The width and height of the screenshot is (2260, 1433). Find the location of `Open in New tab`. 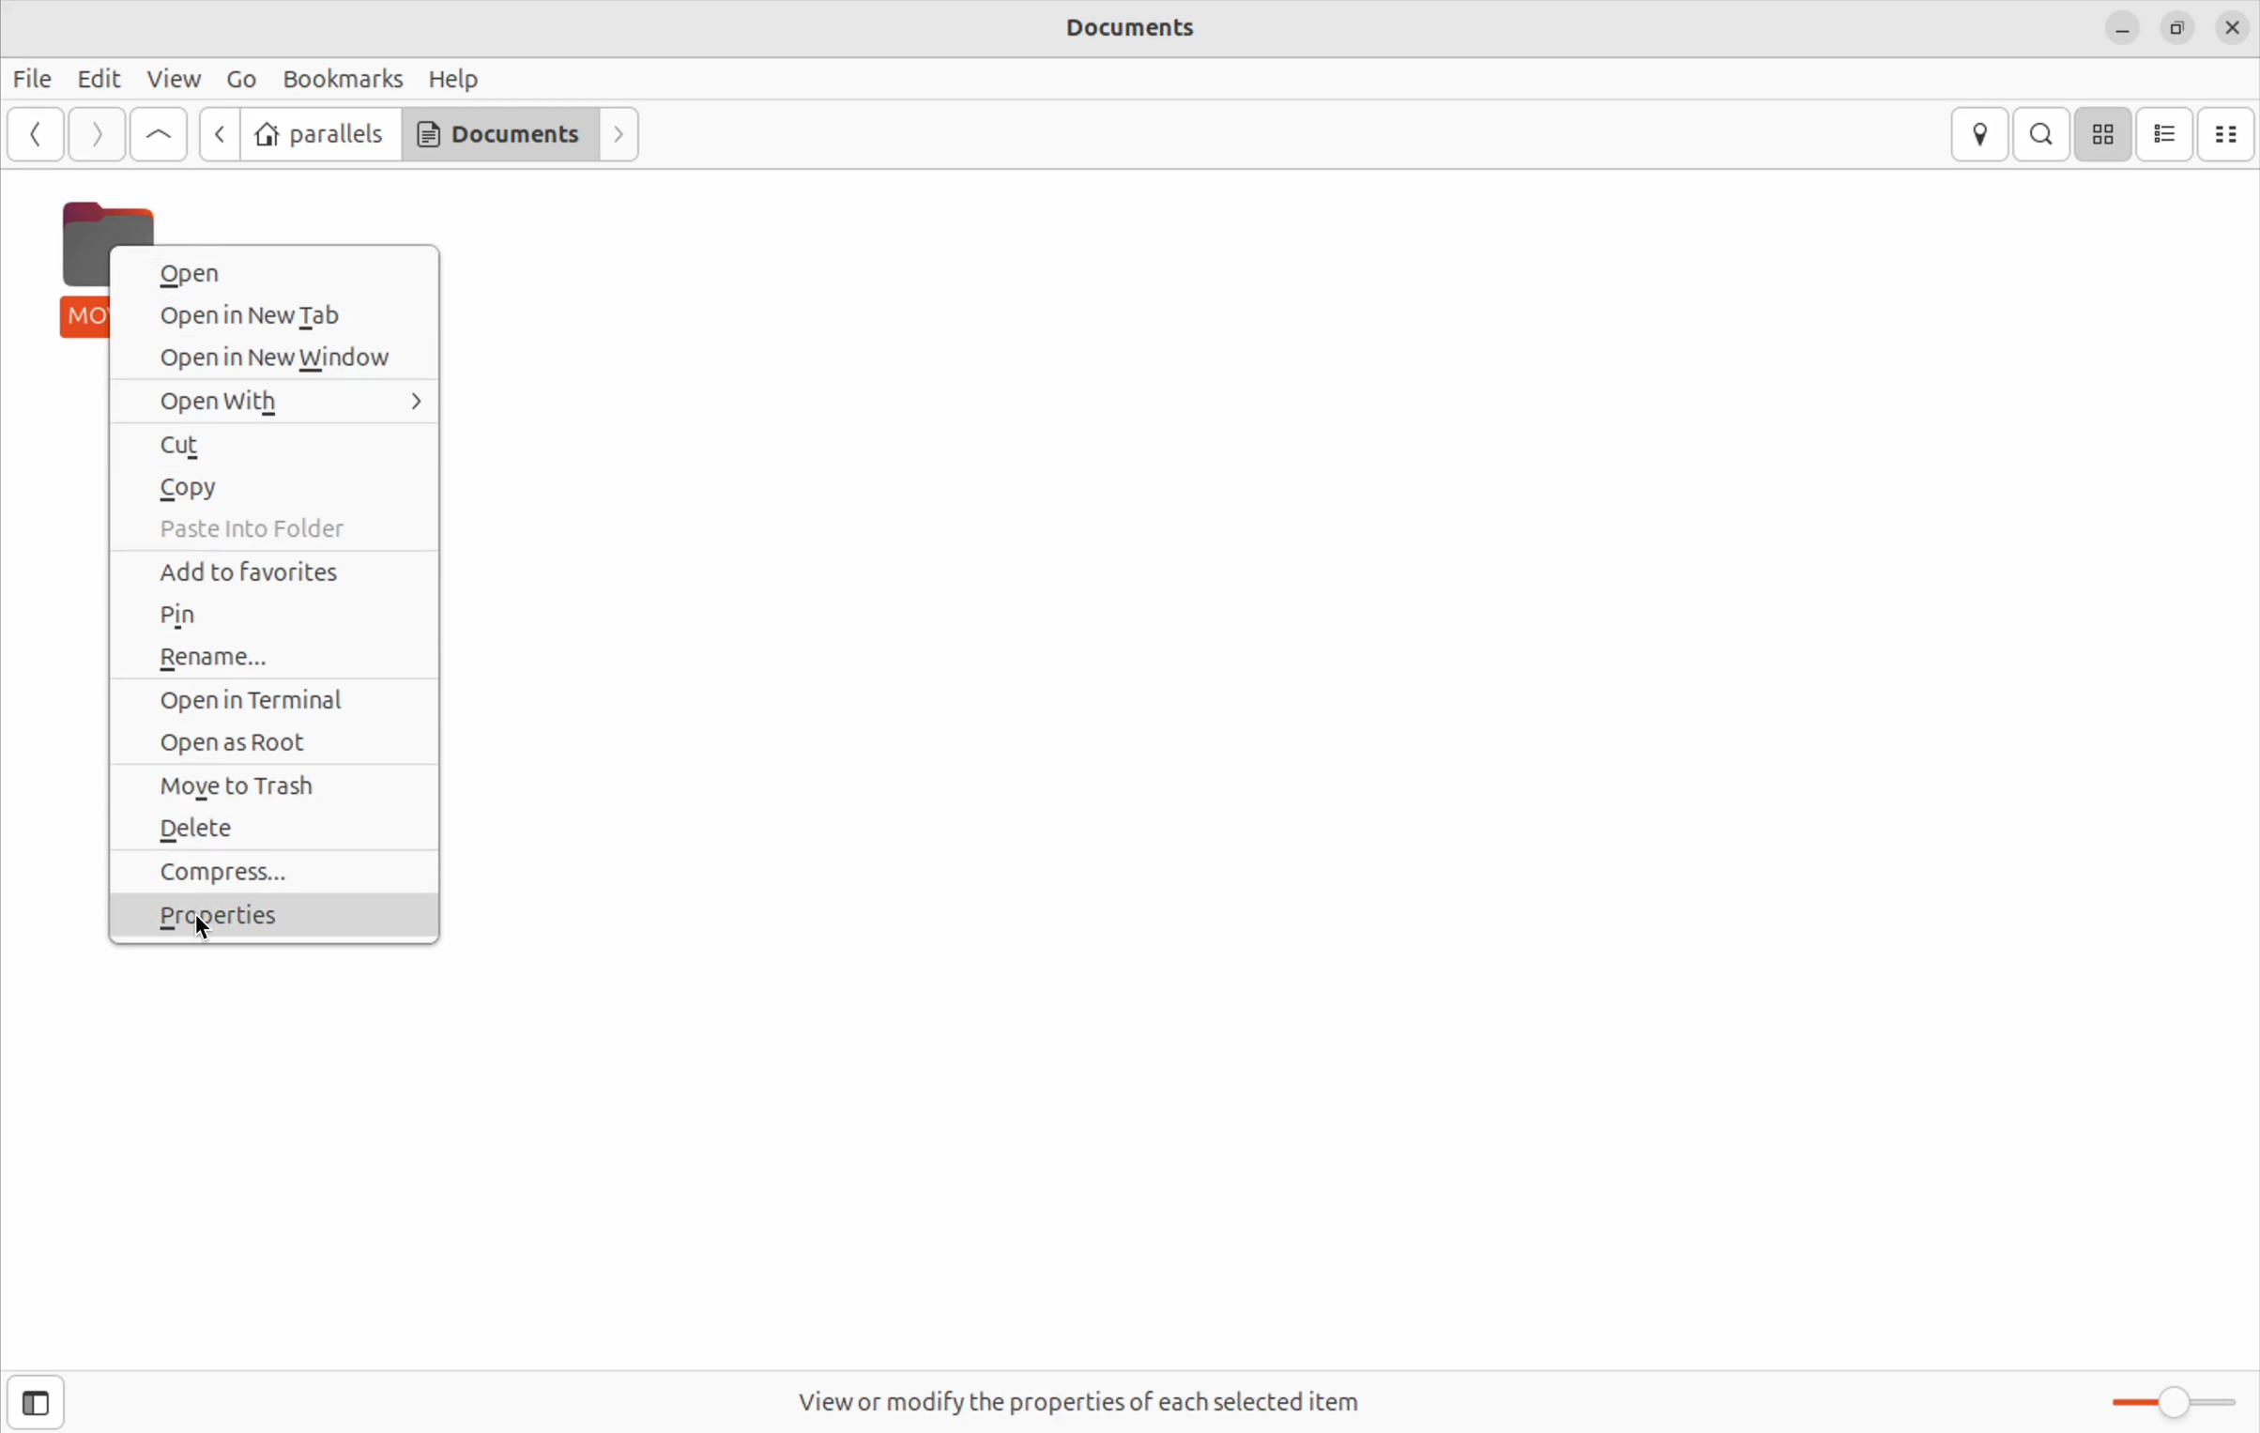

Open in New tab is located at coordinates (271, 314).